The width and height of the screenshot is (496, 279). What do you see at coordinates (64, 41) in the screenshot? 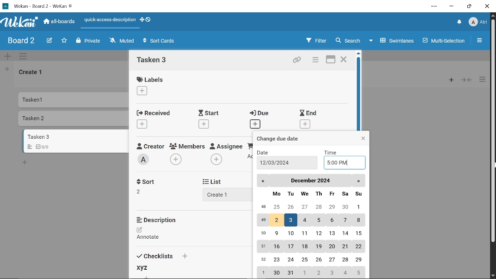
I see `Star this board` at bounding box center [64, 41].